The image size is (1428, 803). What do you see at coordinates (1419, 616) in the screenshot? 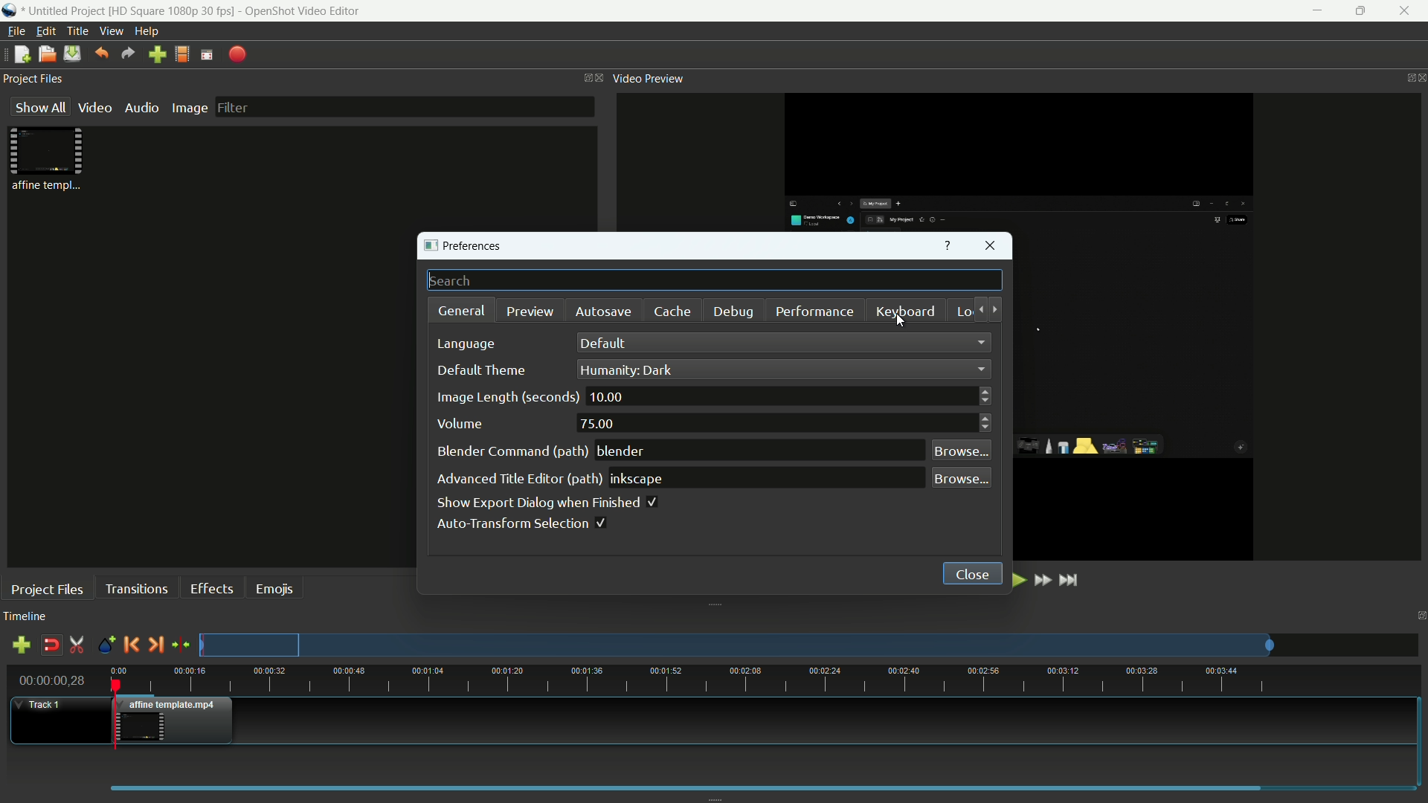
I see `close timeline` at bounding box center [1419, 616].